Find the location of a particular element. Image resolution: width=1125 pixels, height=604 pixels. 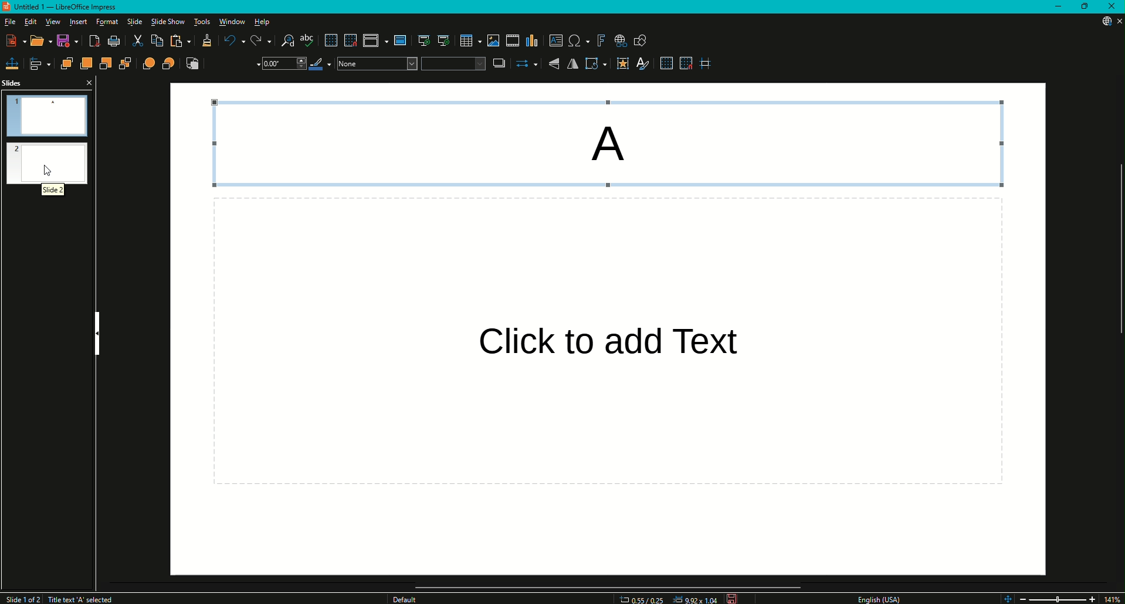

Interaction is located at coordinates (623, 64).